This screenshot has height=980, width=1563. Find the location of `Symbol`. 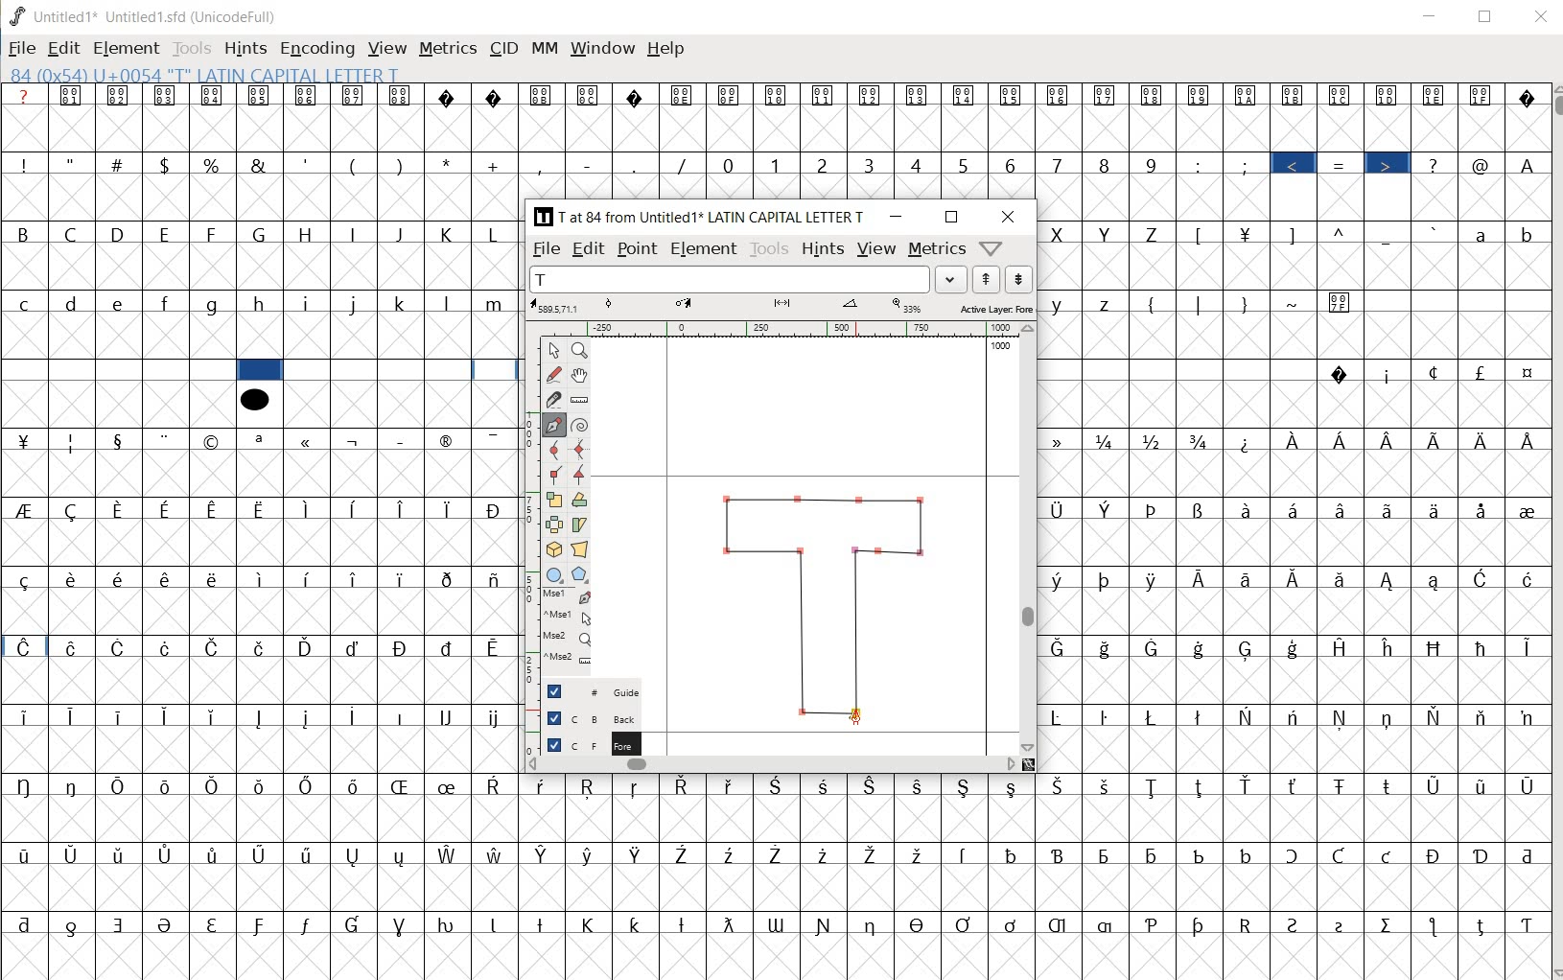

Symbol is located at coordinates (1063, 579).